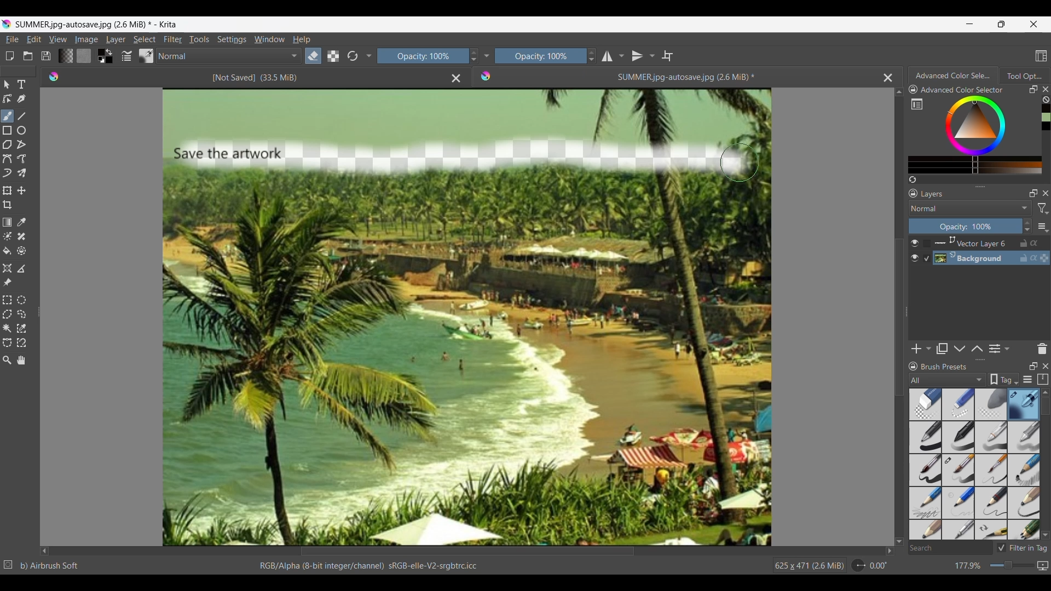 This screenshot has height=591, width=1051. I want to click on Lock color settings, so click(914, 89).